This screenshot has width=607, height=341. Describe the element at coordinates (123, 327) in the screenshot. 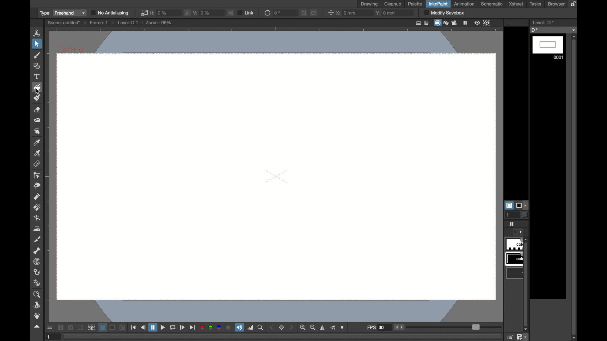

I see `minimize` at that location.